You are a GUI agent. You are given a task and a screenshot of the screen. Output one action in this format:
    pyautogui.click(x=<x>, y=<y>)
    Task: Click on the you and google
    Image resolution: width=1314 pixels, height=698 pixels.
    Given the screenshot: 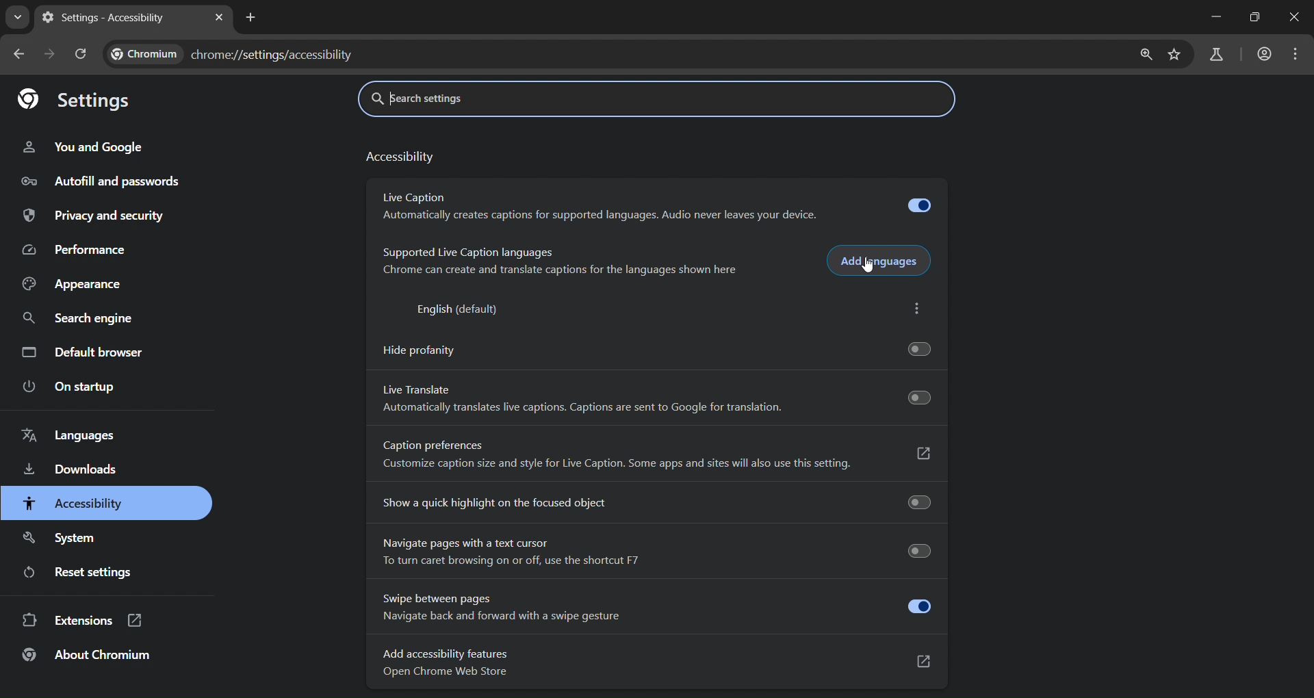 What is the action you would take?
    pyautogui.click(x=83, y=147)
    